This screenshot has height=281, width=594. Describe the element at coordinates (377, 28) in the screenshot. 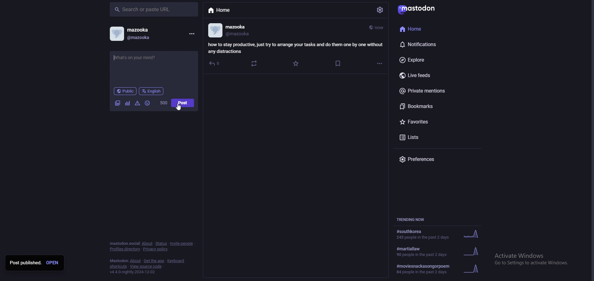

I see `time` at that location.